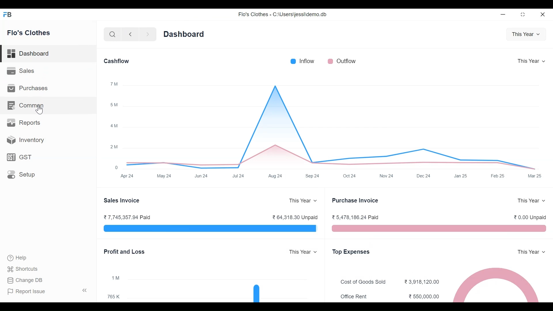  Describe the element at coordinates (354, 296) in the screenshot. I see `Office Rent` at that location.